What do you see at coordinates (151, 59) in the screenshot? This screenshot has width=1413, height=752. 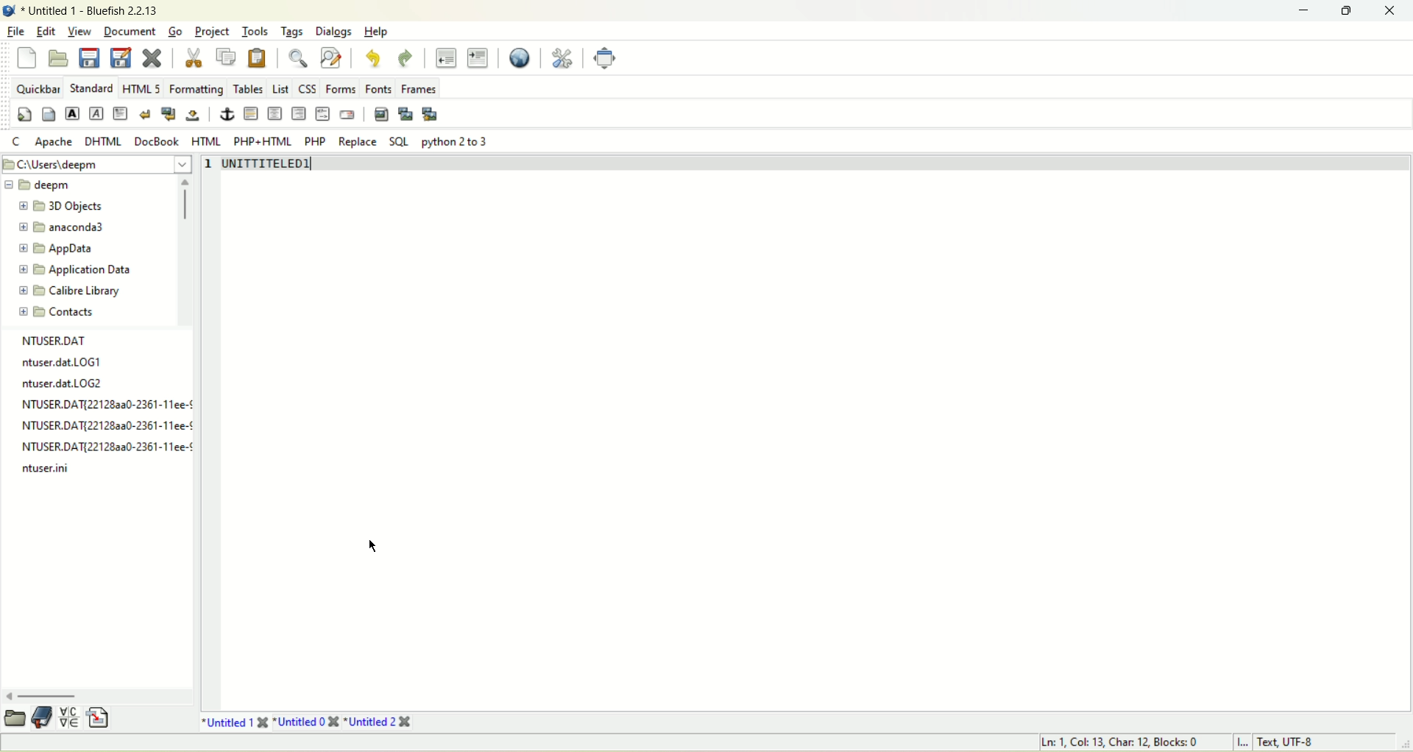 I see `close current file` at bounding box center [151, 59].